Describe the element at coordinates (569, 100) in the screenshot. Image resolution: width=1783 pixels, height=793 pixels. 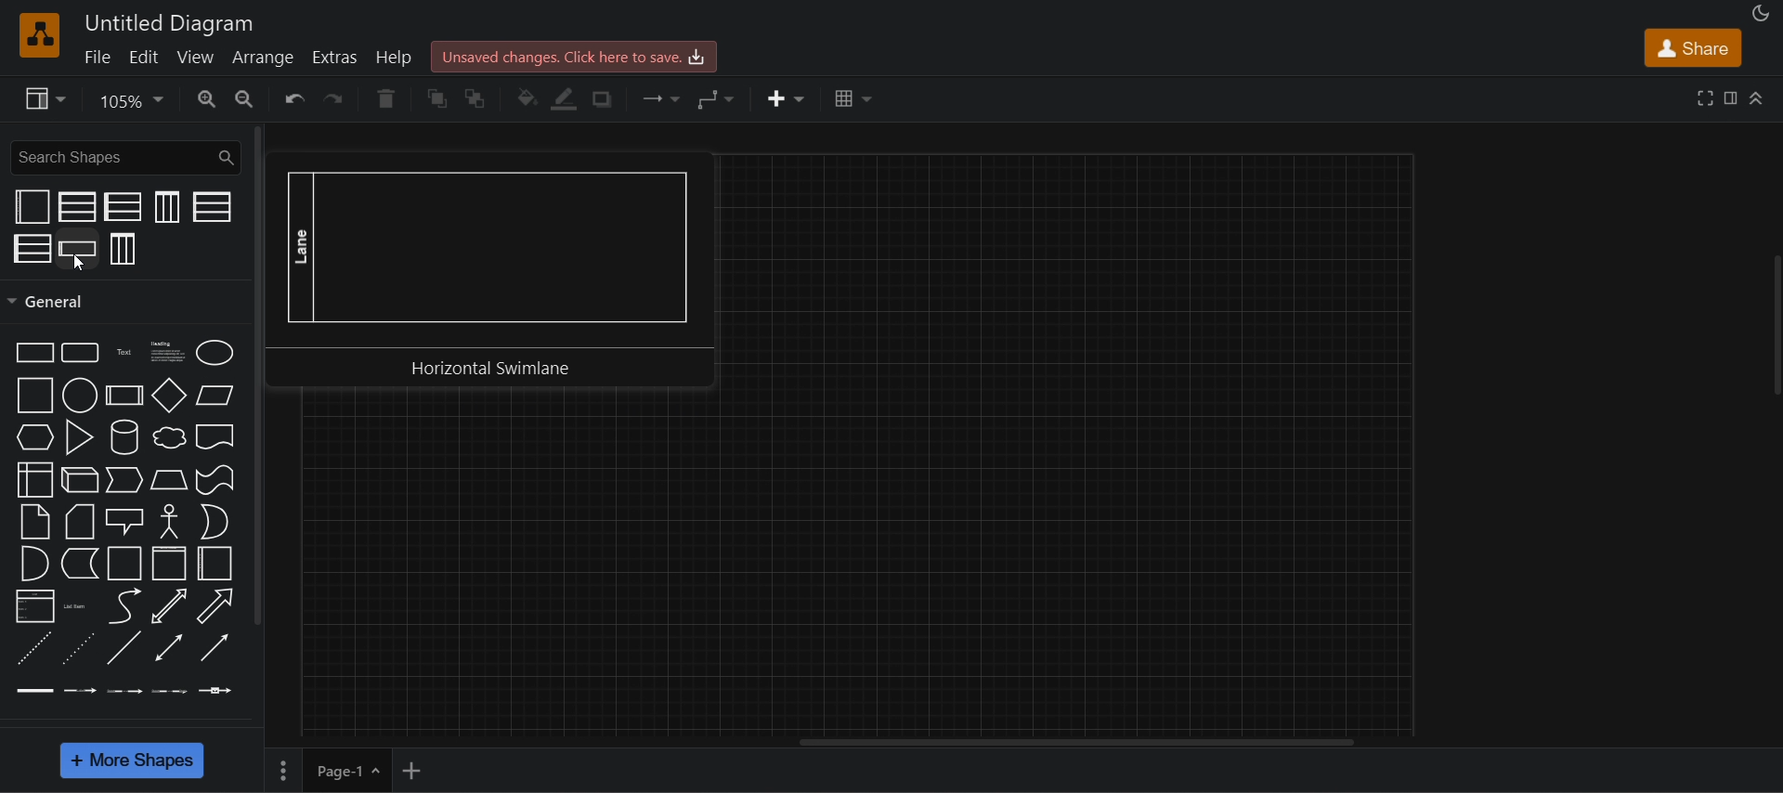
I see `line color` at that location.